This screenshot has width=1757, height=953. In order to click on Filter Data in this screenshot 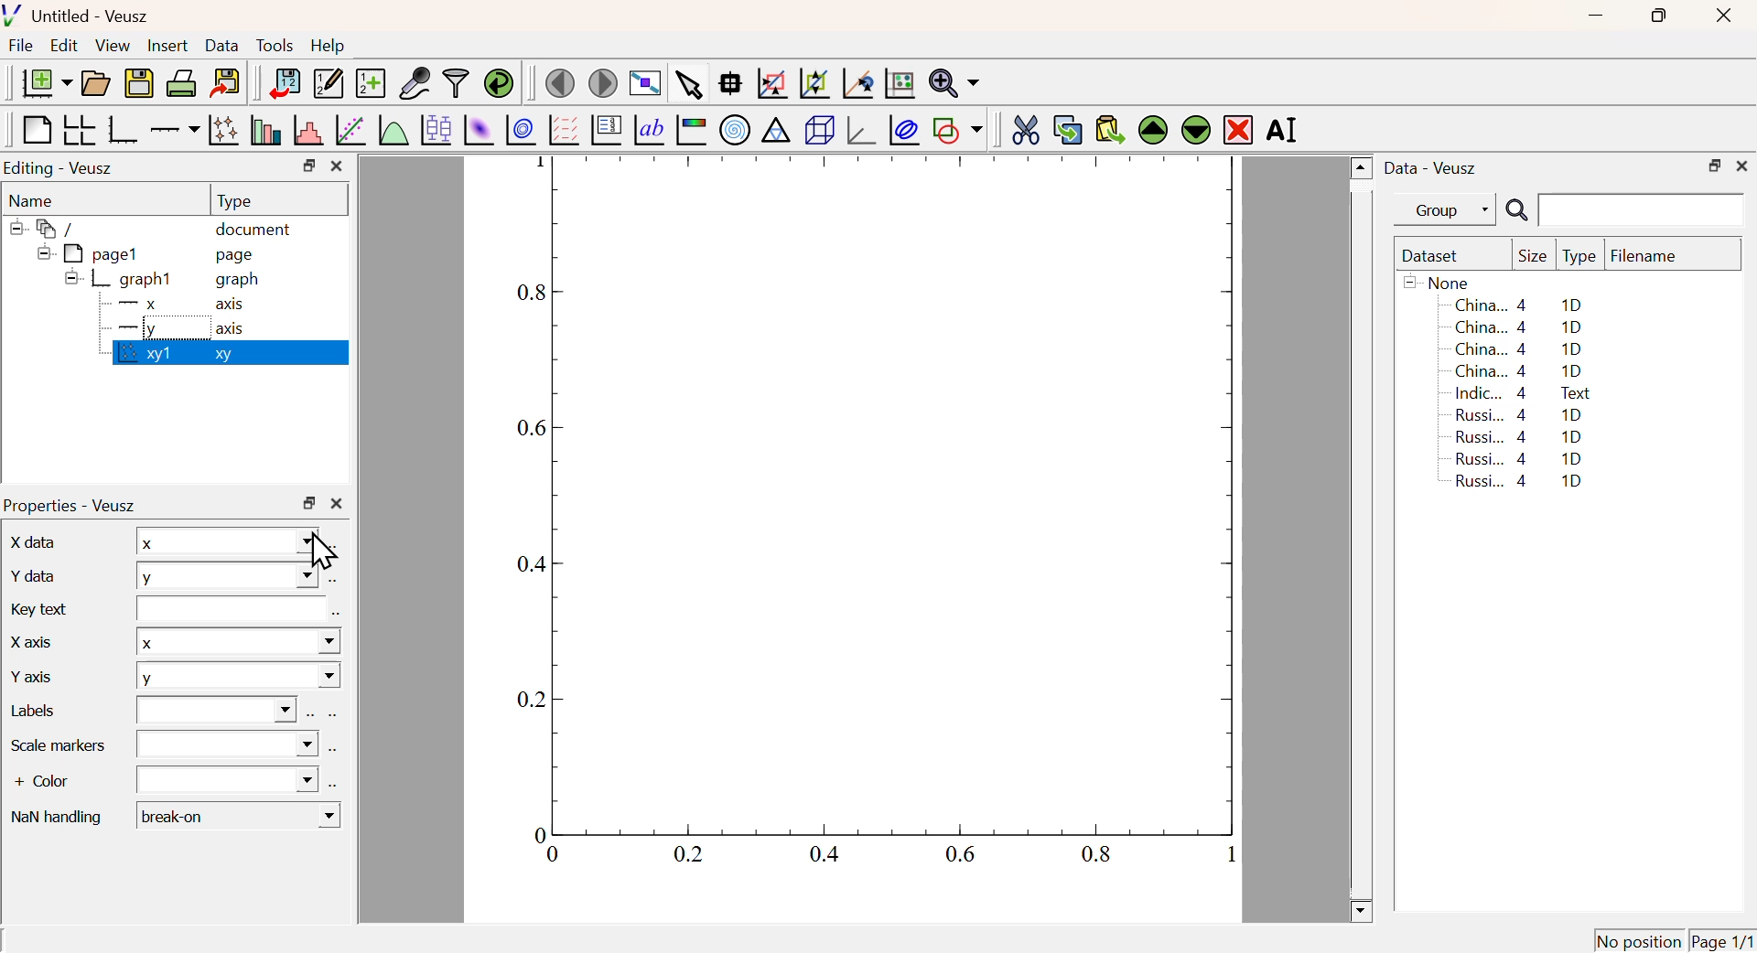, I will do `click(456, 81)`.